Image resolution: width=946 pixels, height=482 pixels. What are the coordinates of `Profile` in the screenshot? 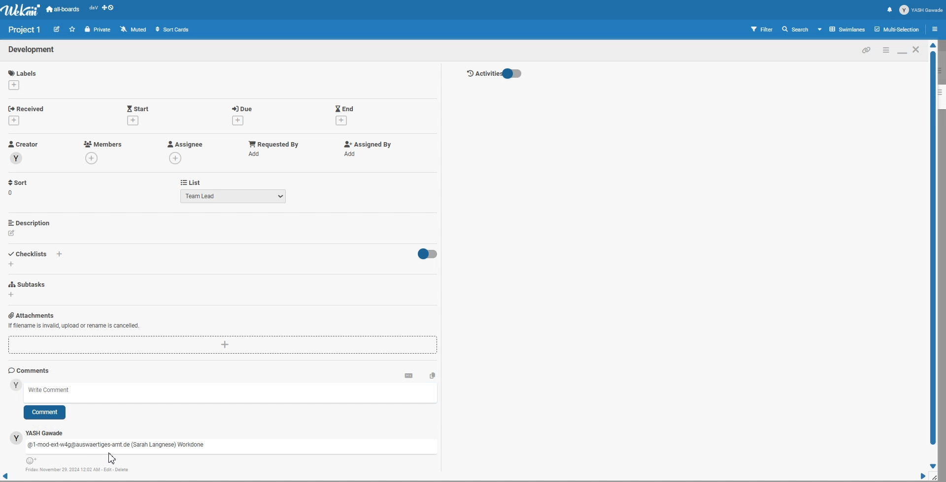 It's located at (921, 10).